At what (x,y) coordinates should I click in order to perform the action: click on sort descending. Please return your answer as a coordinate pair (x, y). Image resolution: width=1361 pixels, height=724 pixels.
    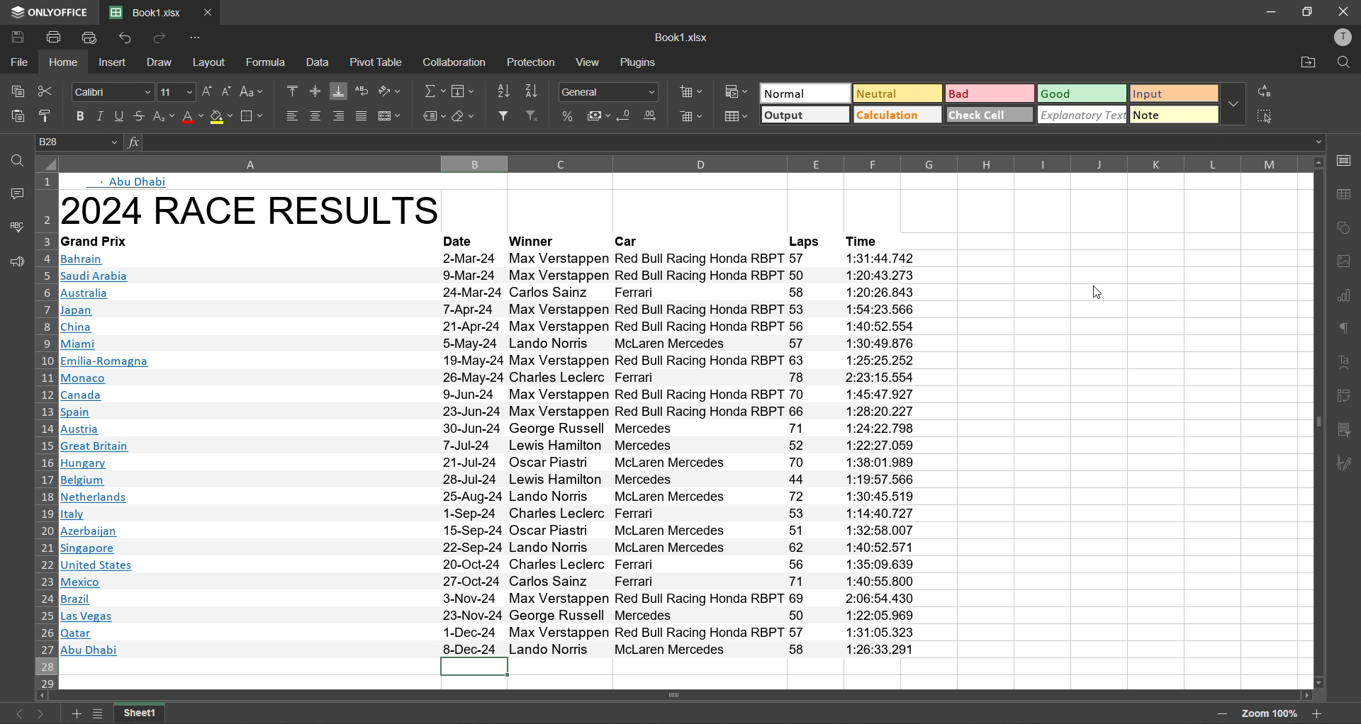
    Looking at the image, I should click on (535, 90).